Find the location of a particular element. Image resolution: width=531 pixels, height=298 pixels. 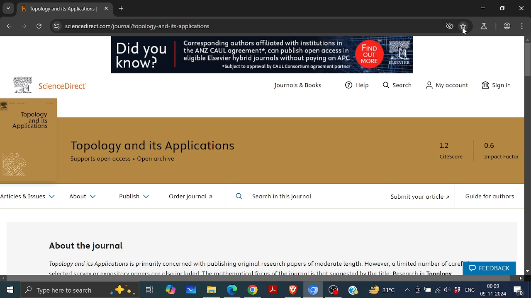

Did you know? is located at coordinates (143, 57).